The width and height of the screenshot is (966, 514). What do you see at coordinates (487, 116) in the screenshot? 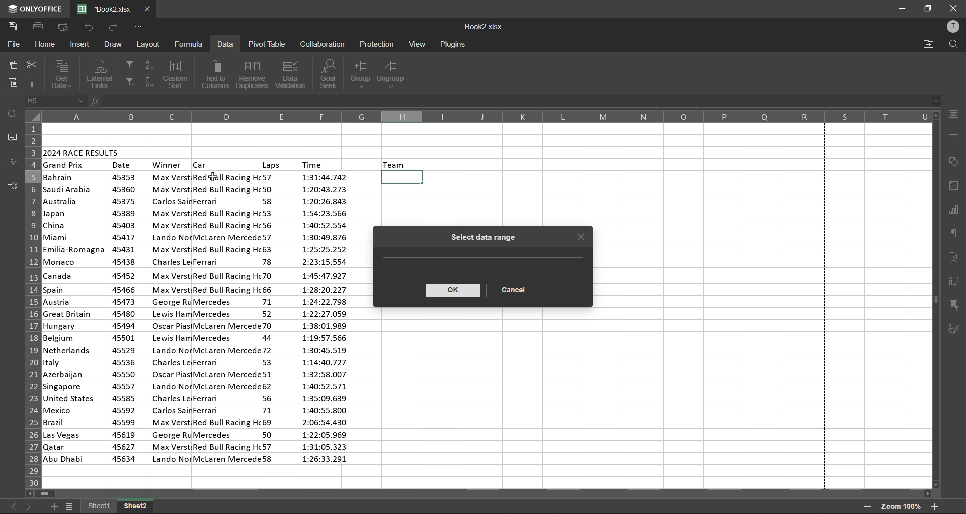
I see `column names` at bounding box center [487, 116].